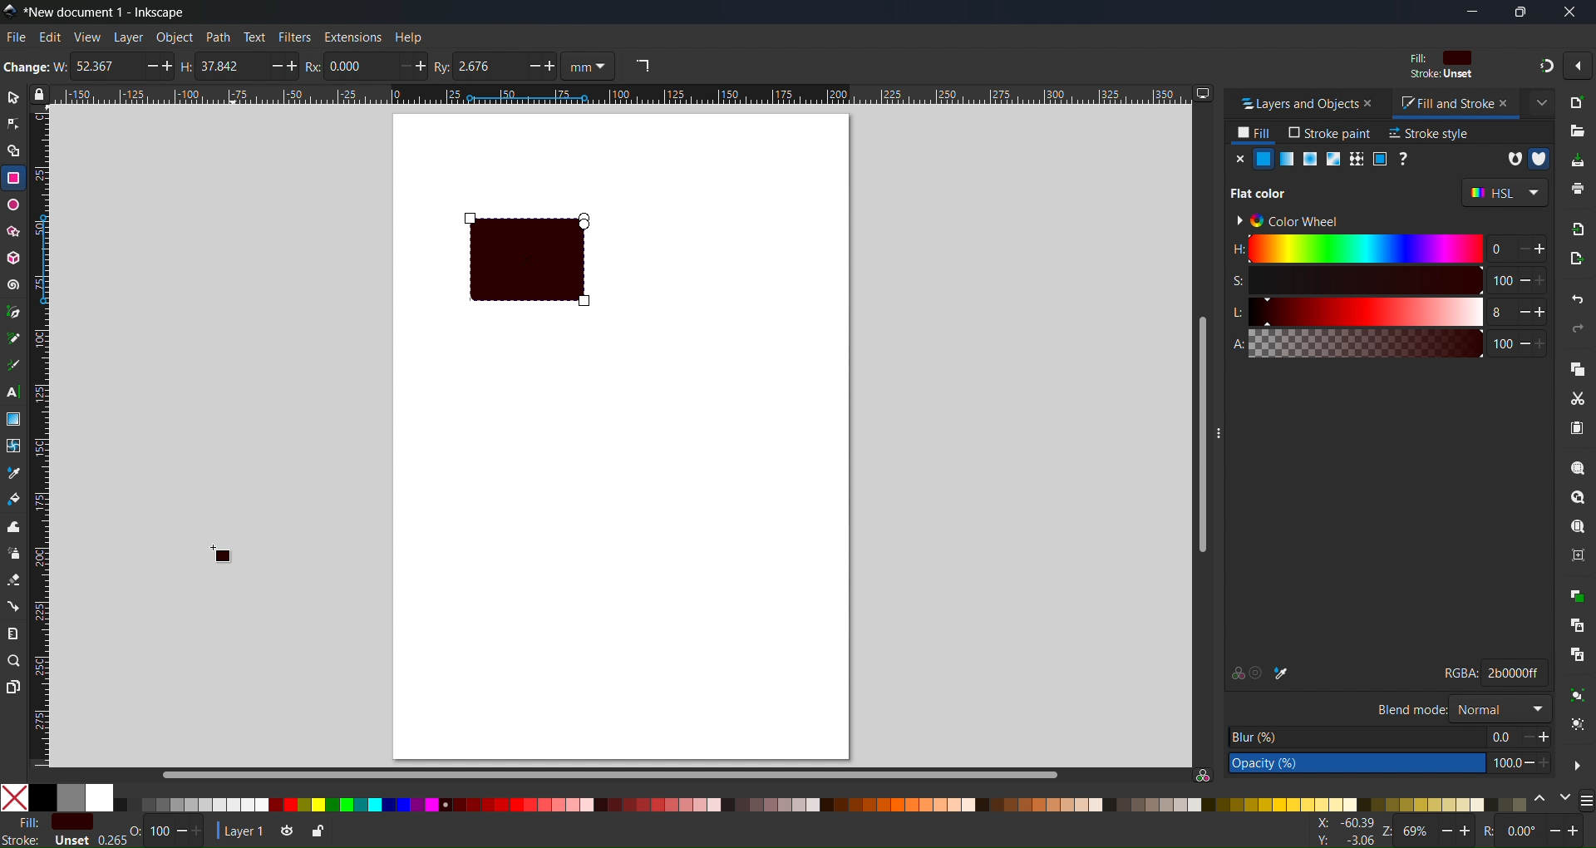 This screenshot has width=1596, height=848. Describe the element at coordinates (1495, 249) in the screenshot. I see `0` at that location.